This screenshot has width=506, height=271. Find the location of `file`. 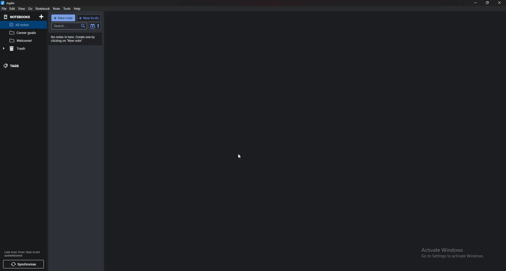

file is located at coordinates (4, 9).